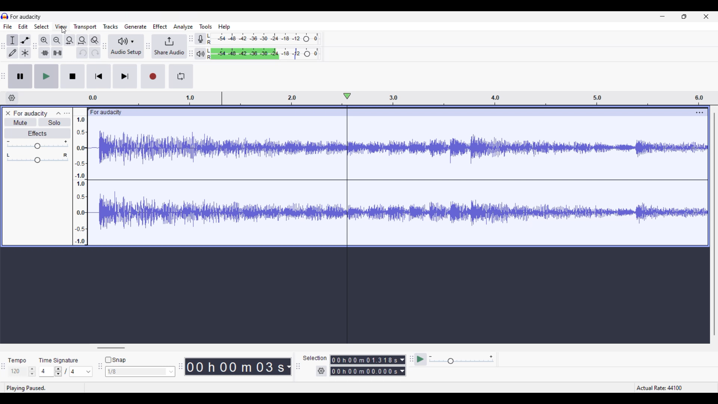 The image size is (718, 404). What do you see at coordinates (714, 224) in the screenshot?
I see `Vertical slide bar` at bounding box center [714, 224].